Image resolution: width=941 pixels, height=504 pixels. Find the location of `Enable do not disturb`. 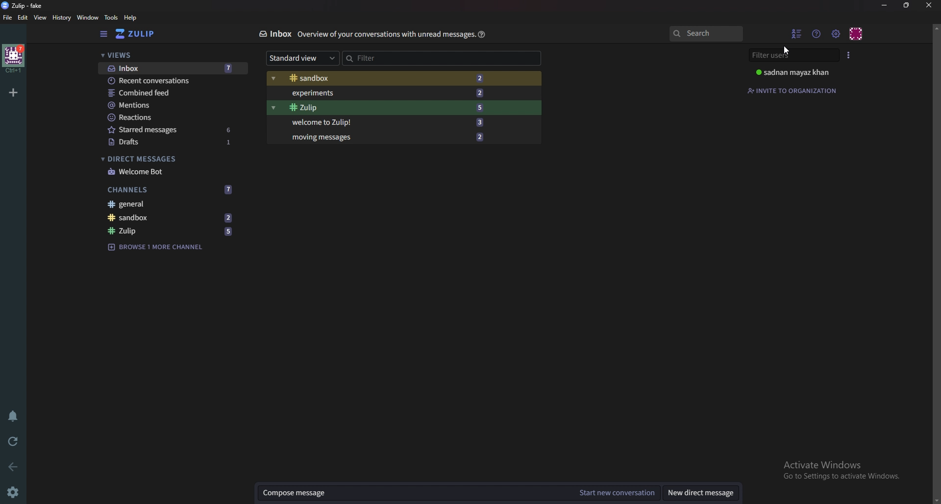

Enable do not disturb is located at coordinates (14, 417).